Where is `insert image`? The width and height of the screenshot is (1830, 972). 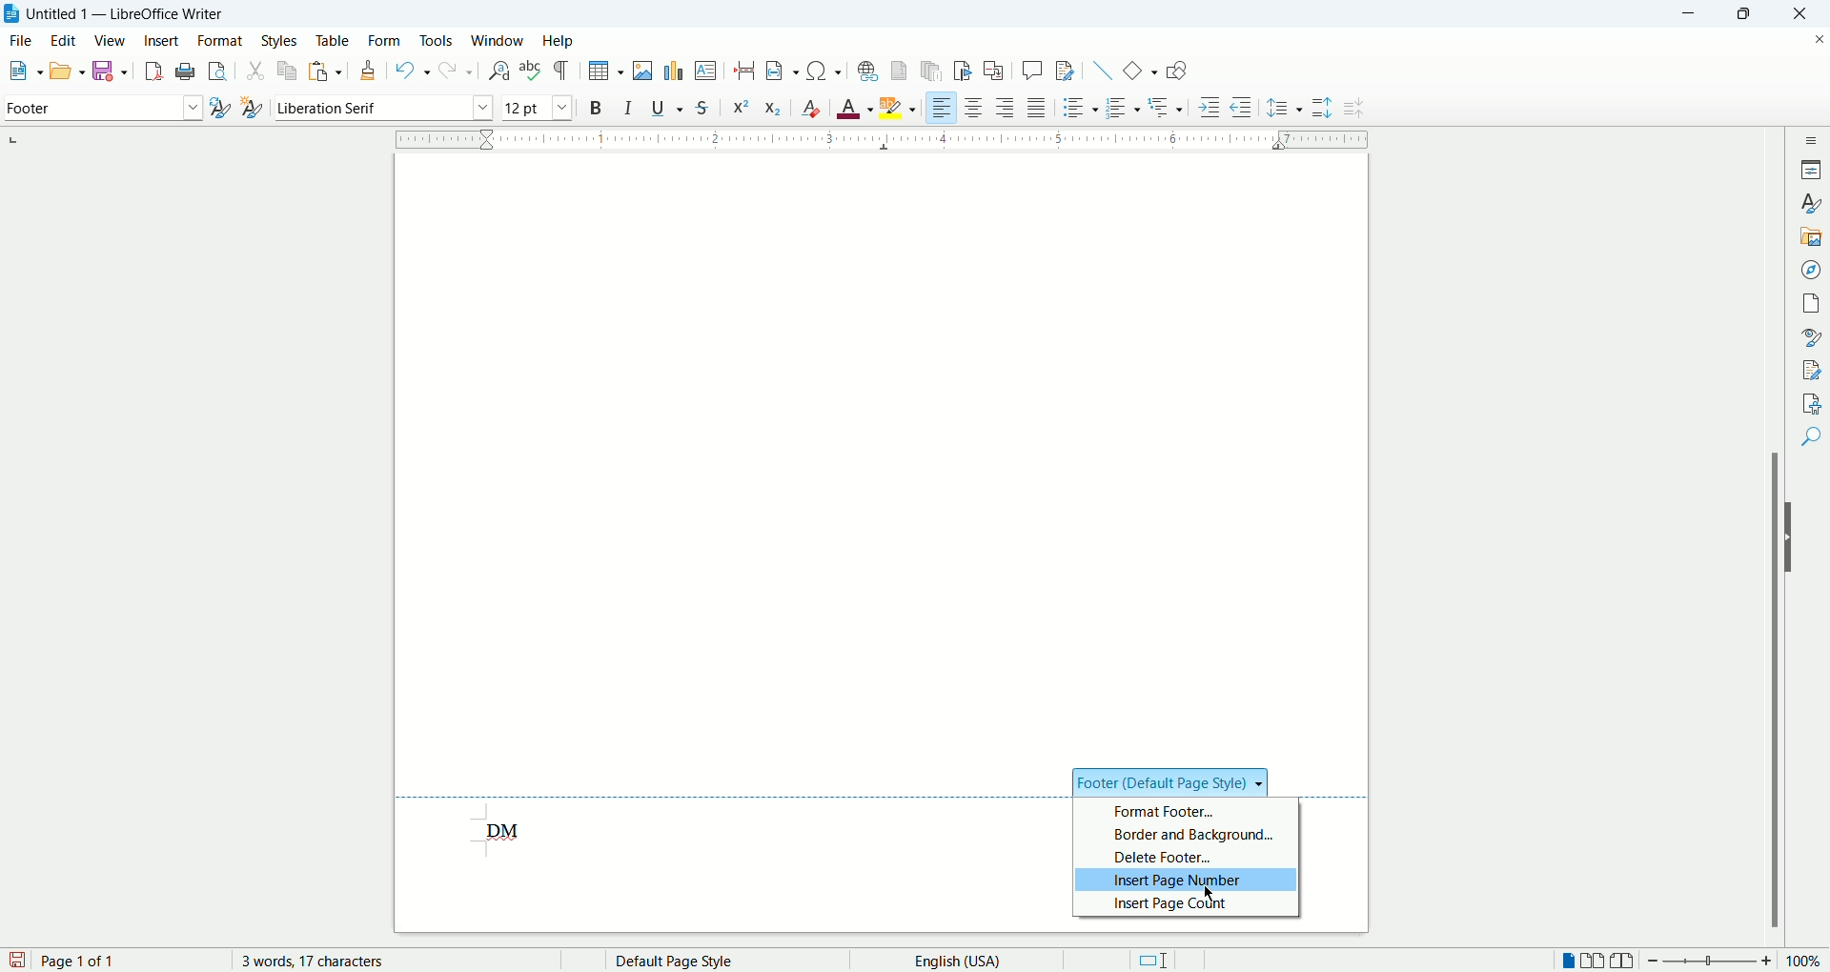
insert image is located at coordinates (646, 71).